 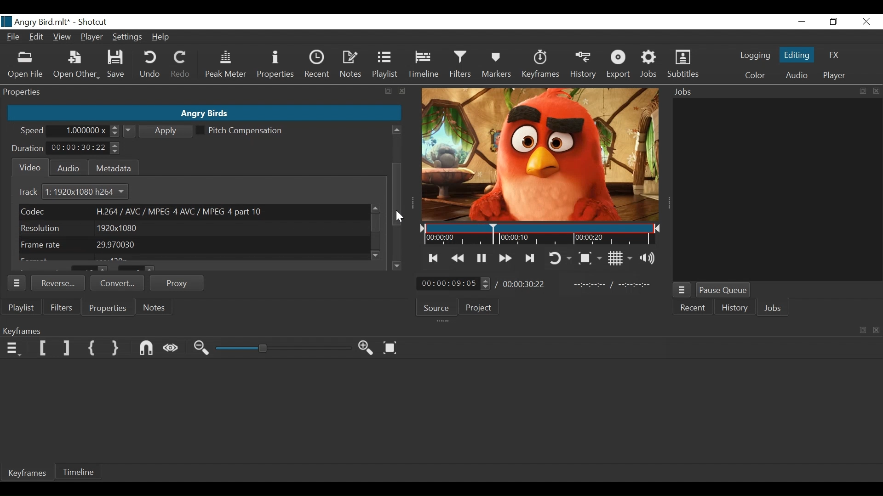 What do you see at coordinates (755, 75) in the screenshot?
I see `Color` at bounding box center [755, 75].